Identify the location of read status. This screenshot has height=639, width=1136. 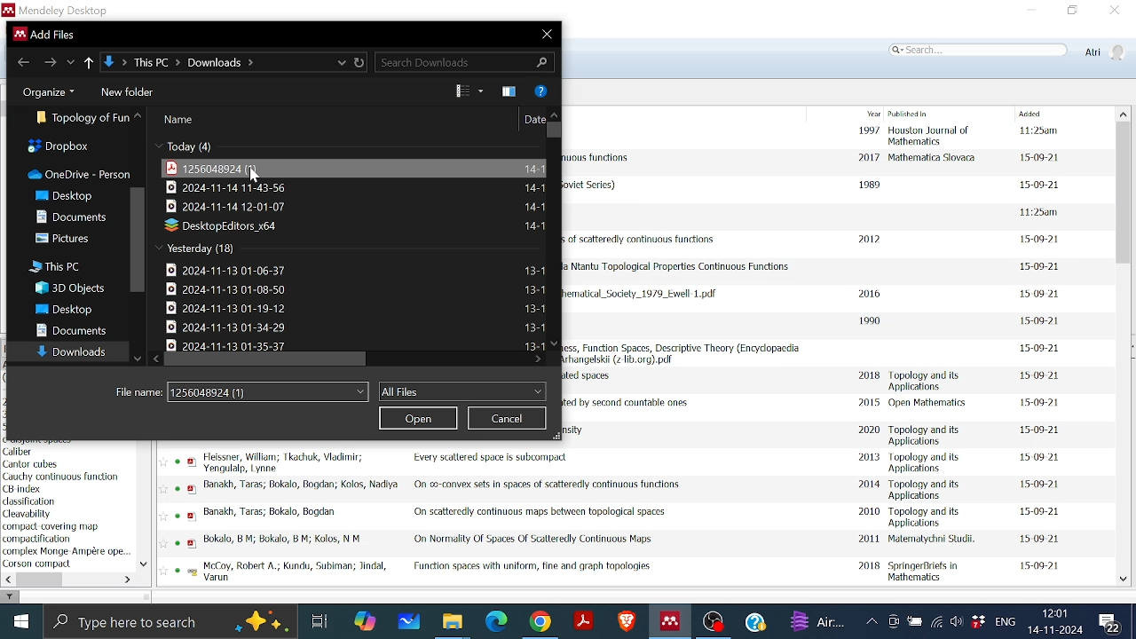
(181, 543).